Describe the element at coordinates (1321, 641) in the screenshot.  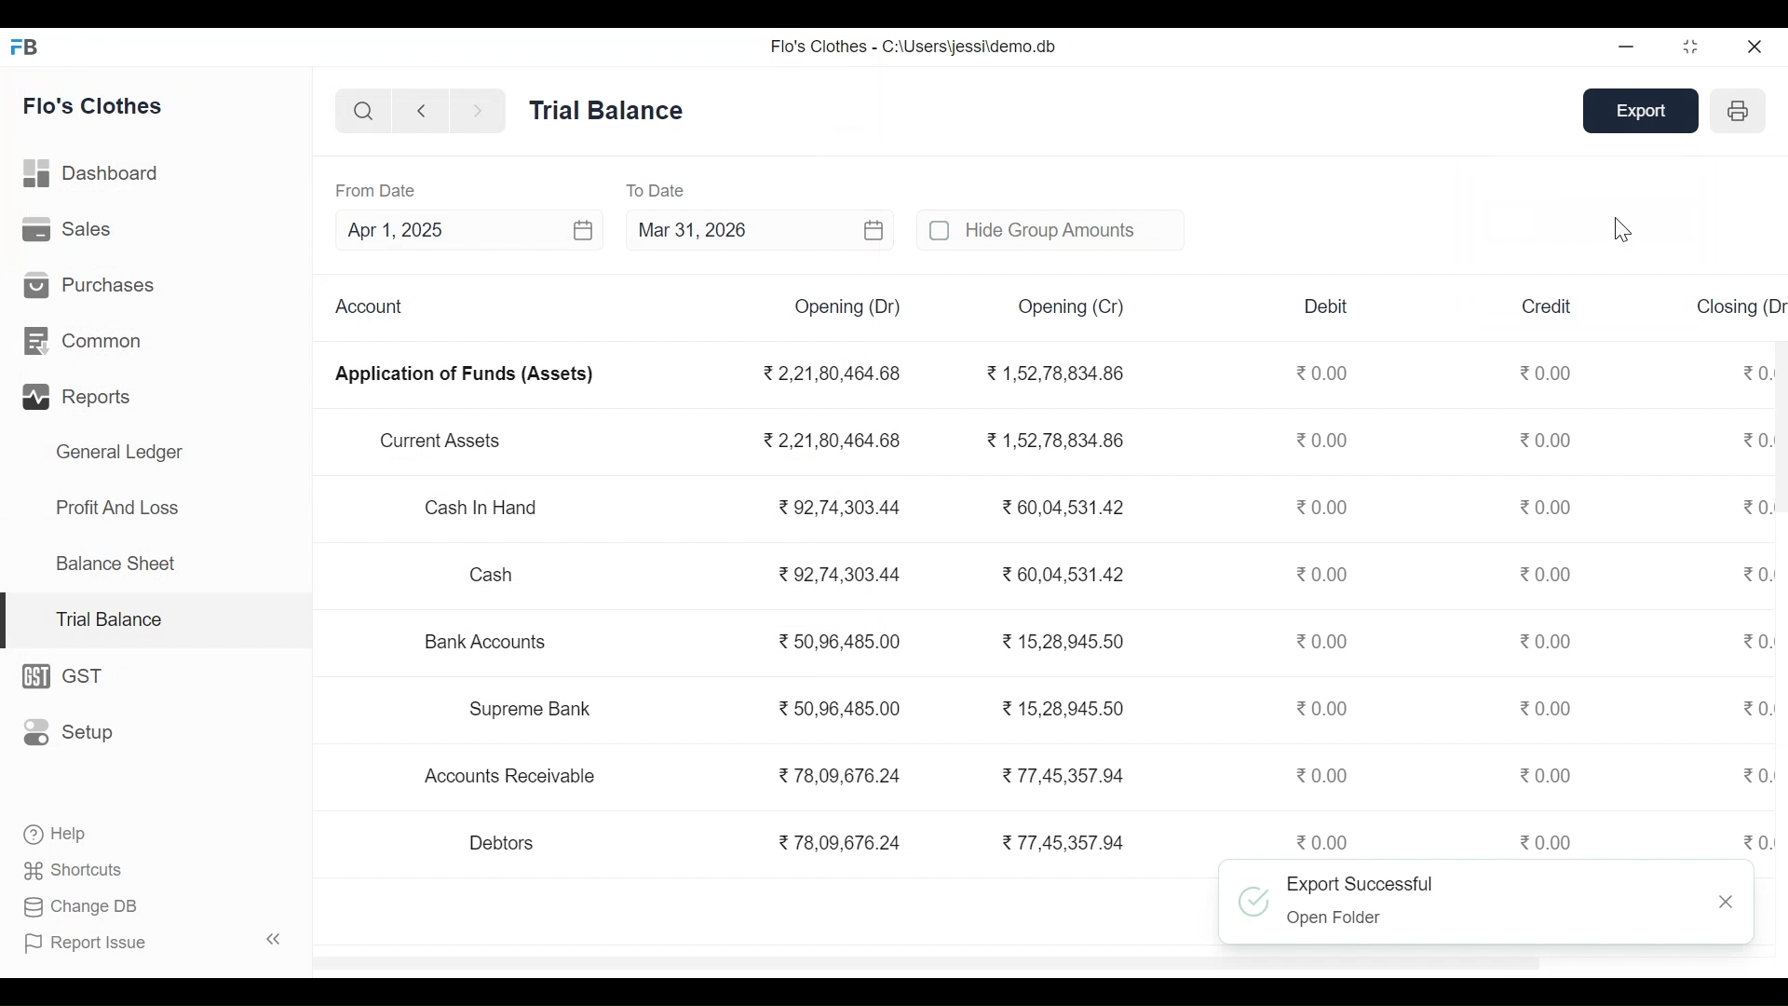
I see `0.00` at that location.